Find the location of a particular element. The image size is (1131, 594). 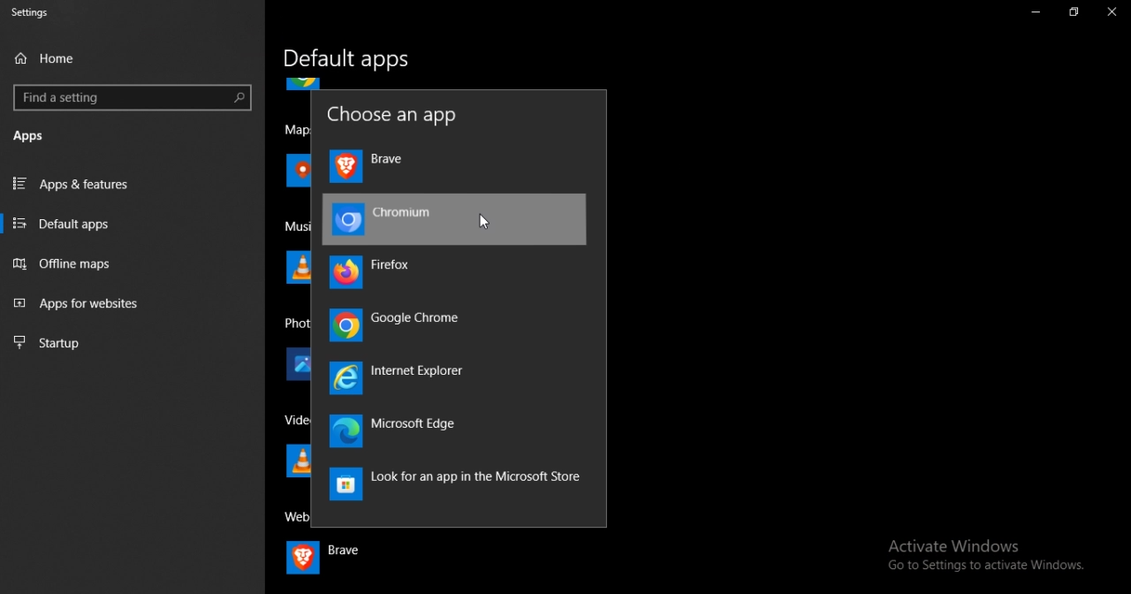

text is located at coordinates (452, 485).